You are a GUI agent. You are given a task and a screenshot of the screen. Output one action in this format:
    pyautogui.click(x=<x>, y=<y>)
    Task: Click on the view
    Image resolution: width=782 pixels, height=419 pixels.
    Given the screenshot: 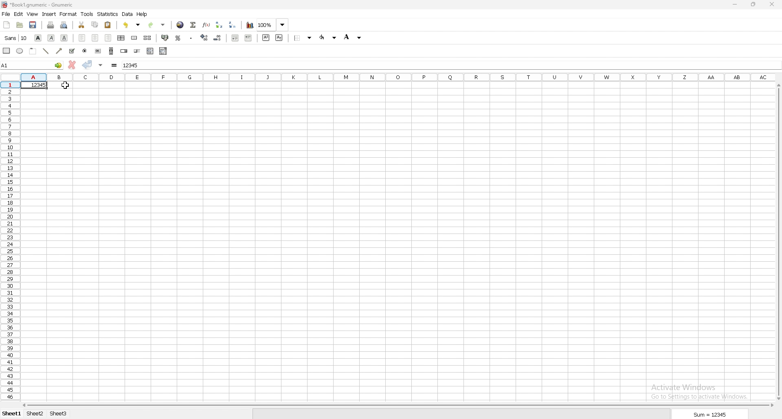 What is the action you would take?
    pyautogui.click(x=33, y=14)
    